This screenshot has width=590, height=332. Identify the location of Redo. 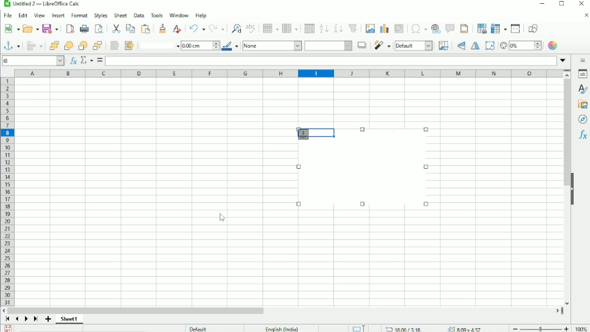
(217, 28).